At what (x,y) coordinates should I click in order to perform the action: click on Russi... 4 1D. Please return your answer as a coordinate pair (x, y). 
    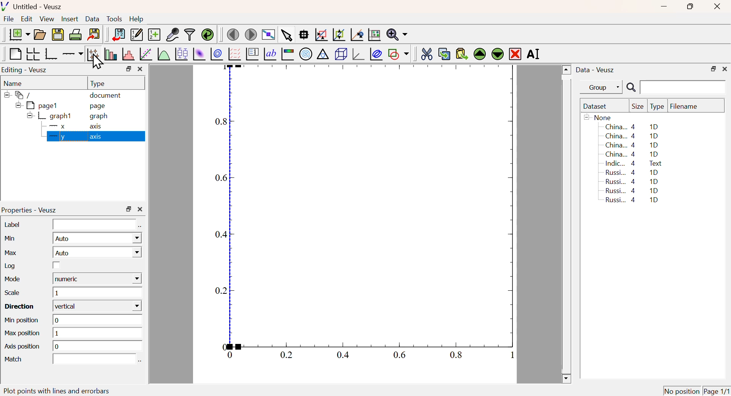
    Looking at the image, I should click on (634, 201).